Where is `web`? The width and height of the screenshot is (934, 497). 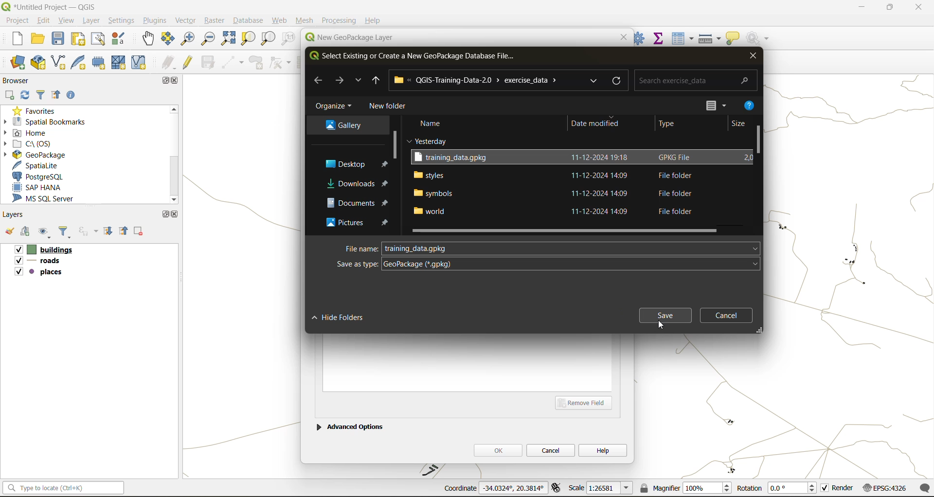 web is located at coordinates (280, 20).